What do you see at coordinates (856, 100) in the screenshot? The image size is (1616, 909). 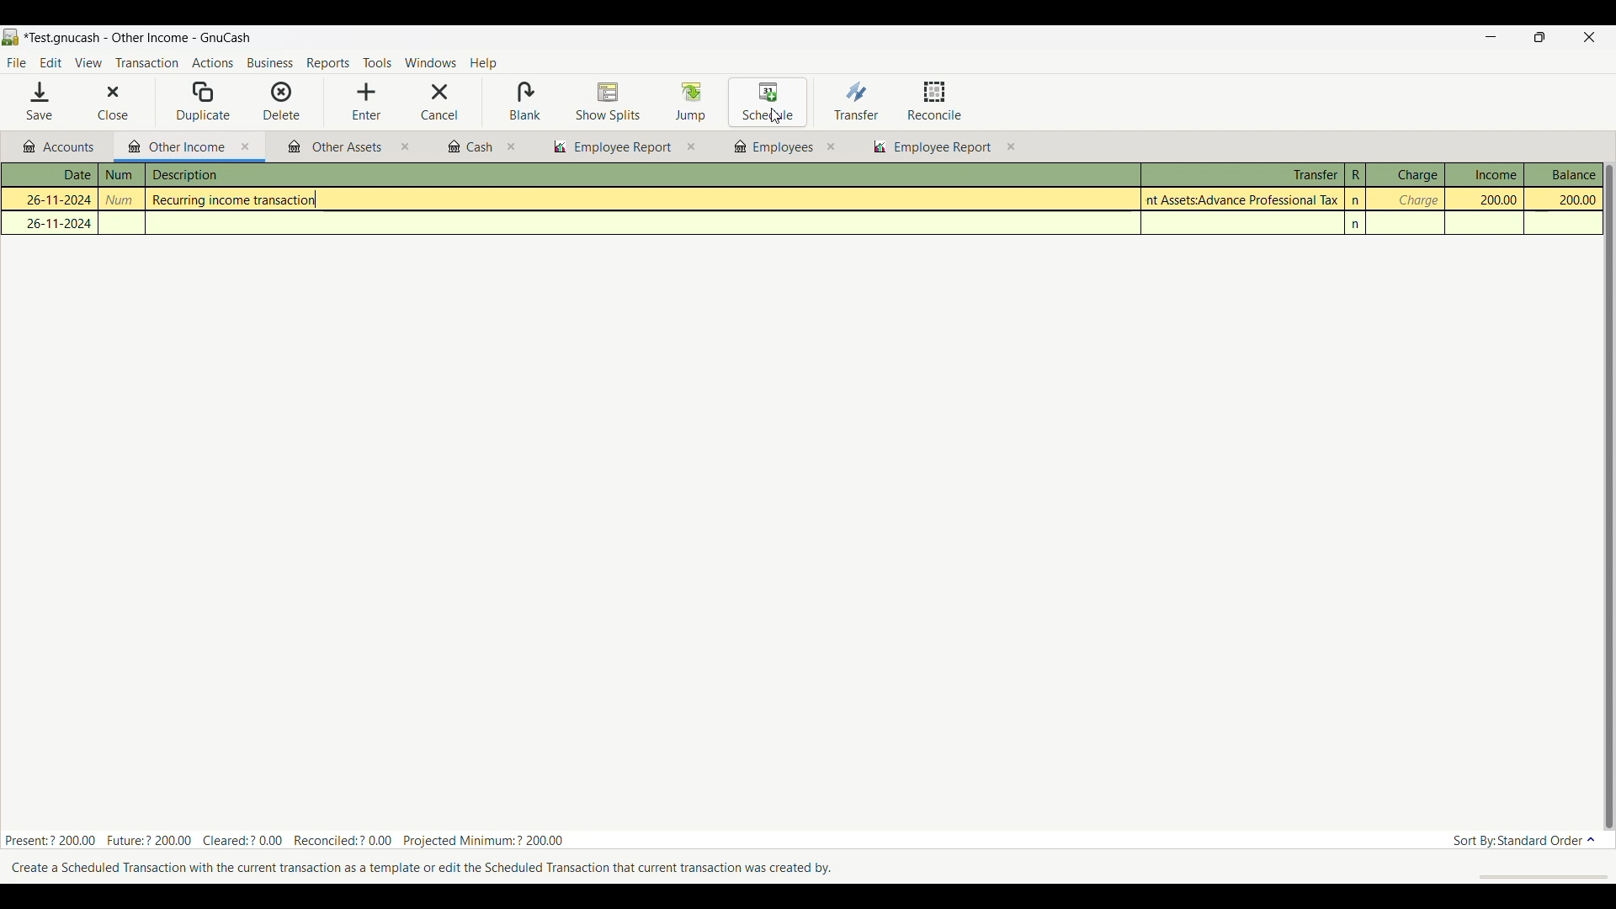 I see `Transfer` at bounding box center [856, 100].